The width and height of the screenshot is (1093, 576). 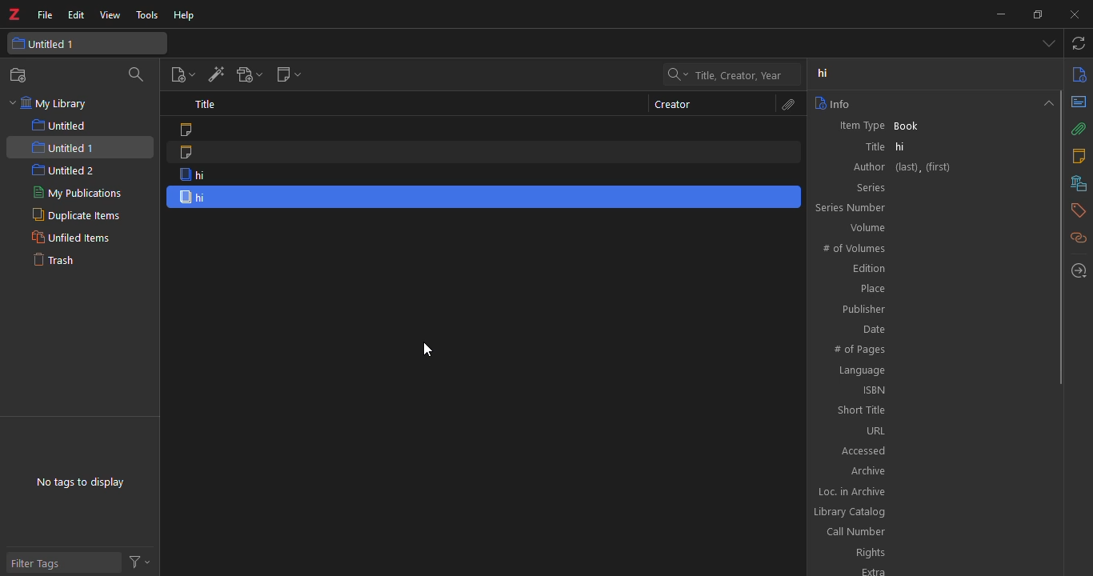 I want to click on # of volumes, so click(x=855, y=248).